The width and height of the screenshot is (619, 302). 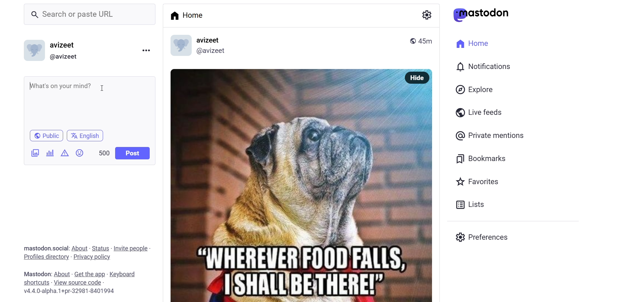 I want to click on  Preferences, so click(x=487, y=239).